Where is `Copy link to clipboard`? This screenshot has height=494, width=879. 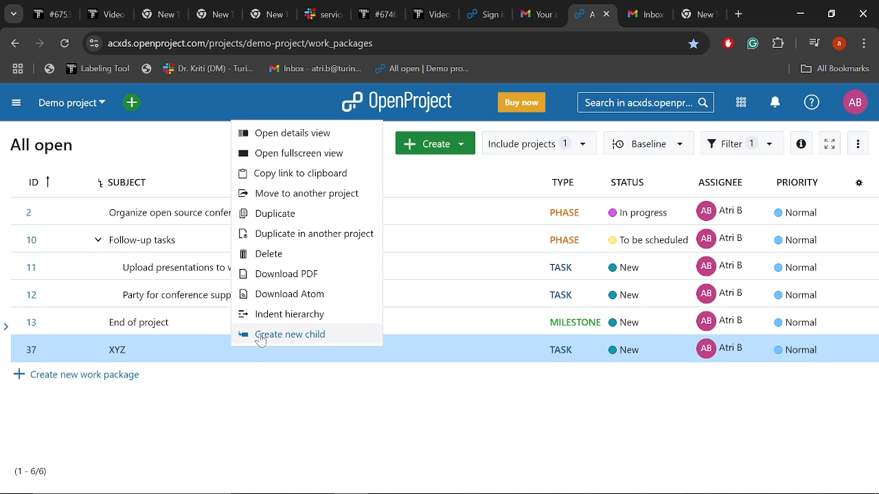
Copy link to clipboard is located at coordinates (306, 174).